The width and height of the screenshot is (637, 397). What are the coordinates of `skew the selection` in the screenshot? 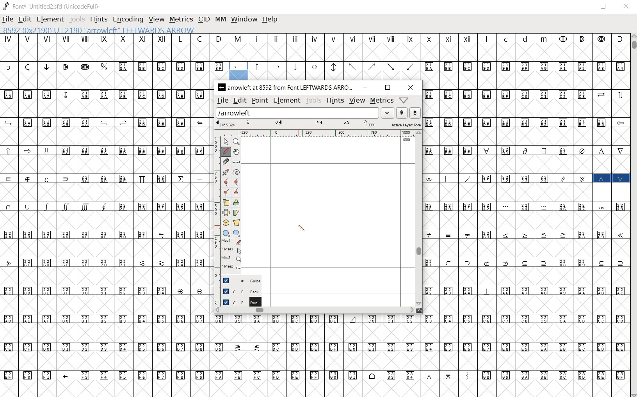 It's located at (237, 213).